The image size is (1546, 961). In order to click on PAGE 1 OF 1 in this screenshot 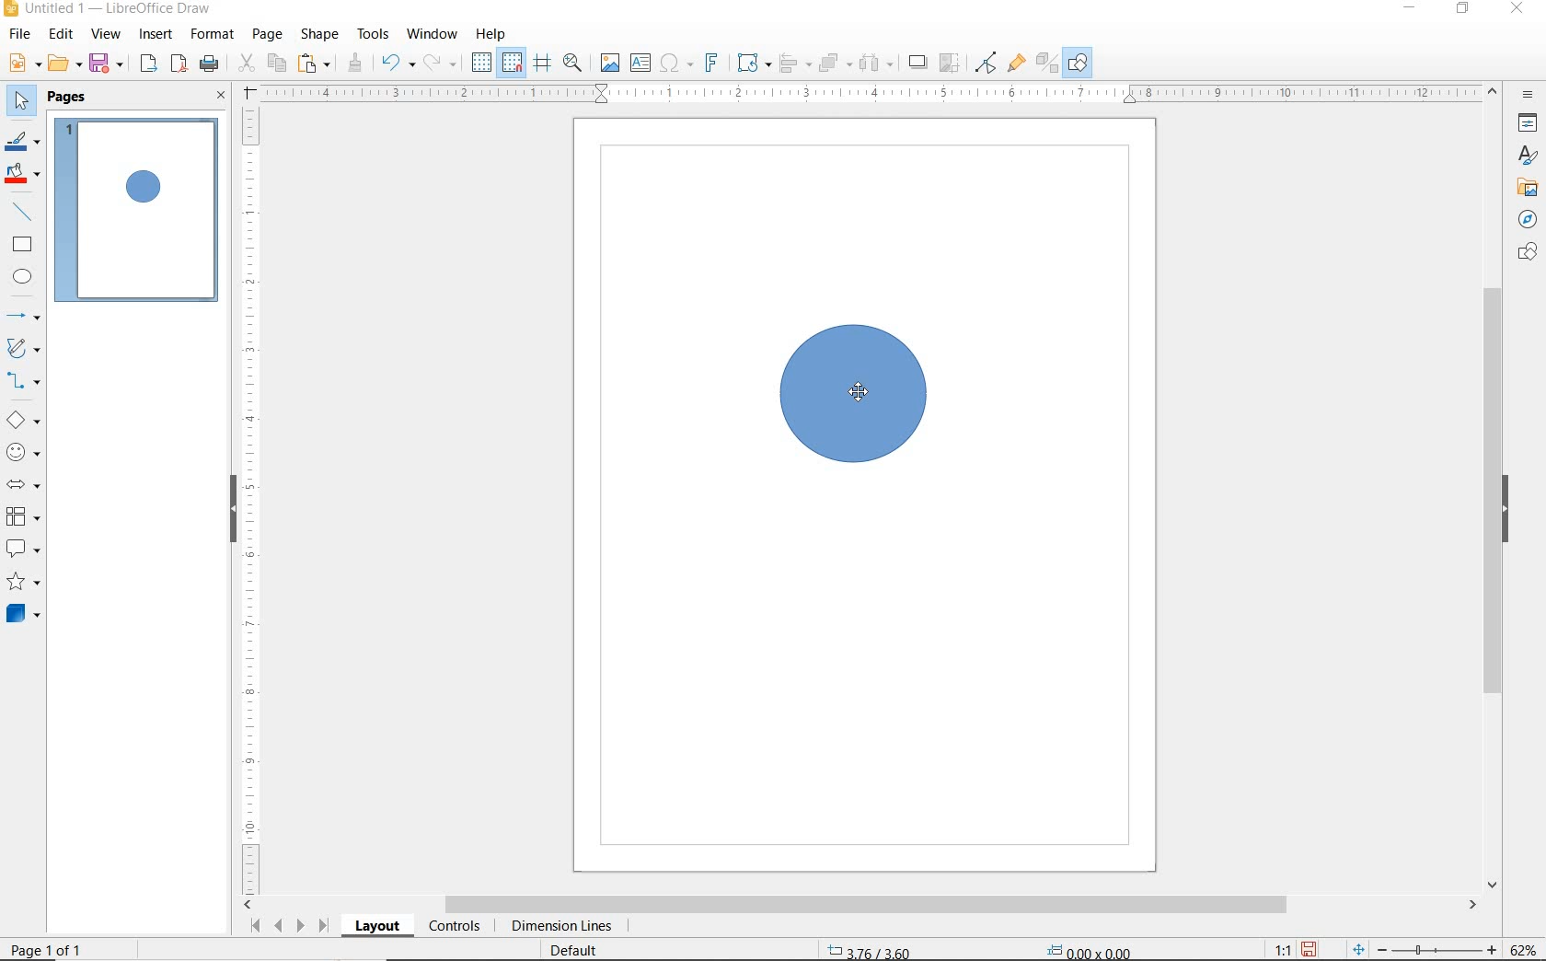, I will do `click(46, 949)`.